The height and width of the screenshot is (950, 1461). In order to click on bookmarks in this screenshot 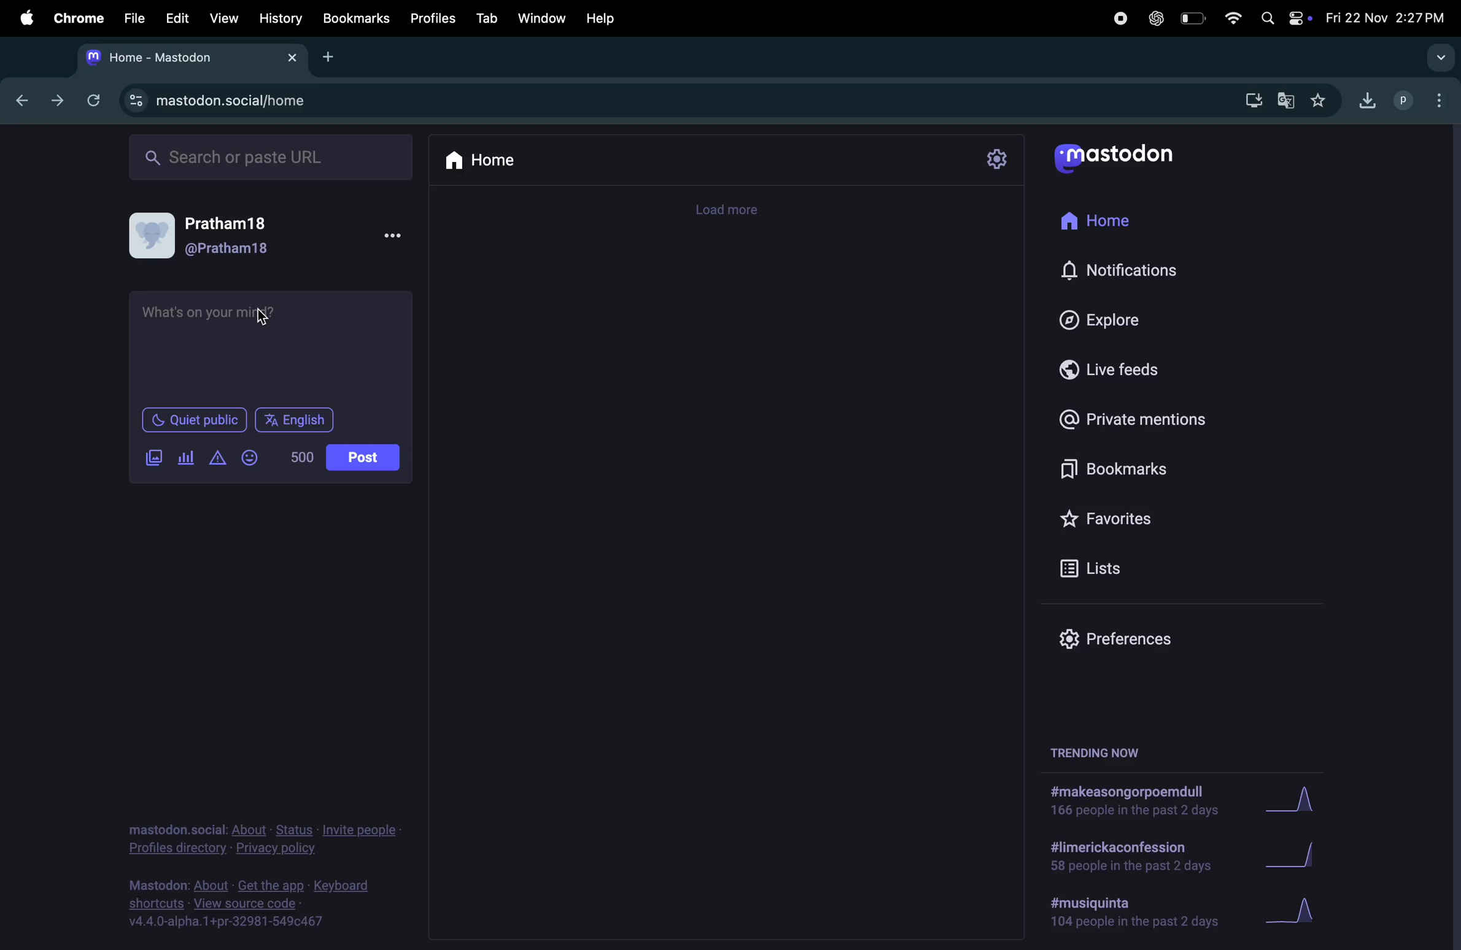, I will do `click(355, 18)`.